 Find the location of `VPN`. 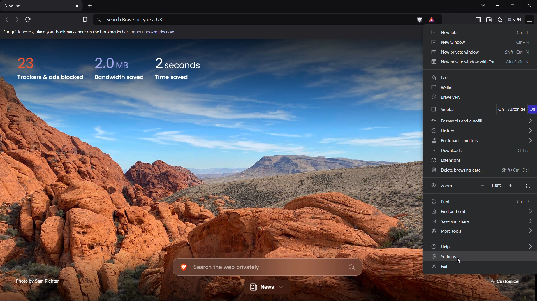

VPN is located at coordinates (515, 20).